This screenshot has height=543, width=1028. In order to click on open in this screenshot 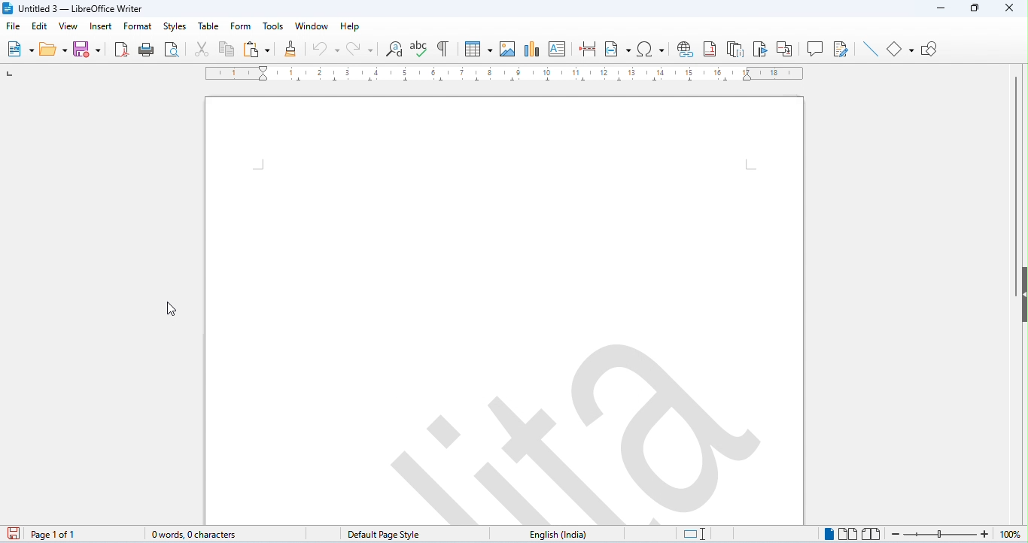, I will do `click(53, 49)`.